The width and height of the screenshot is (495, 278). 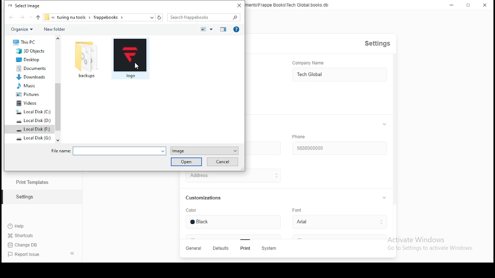 What do you see at coordinates (29, 103) in the screenshot?
I see `Videos ` at bounding box center [29, 103].